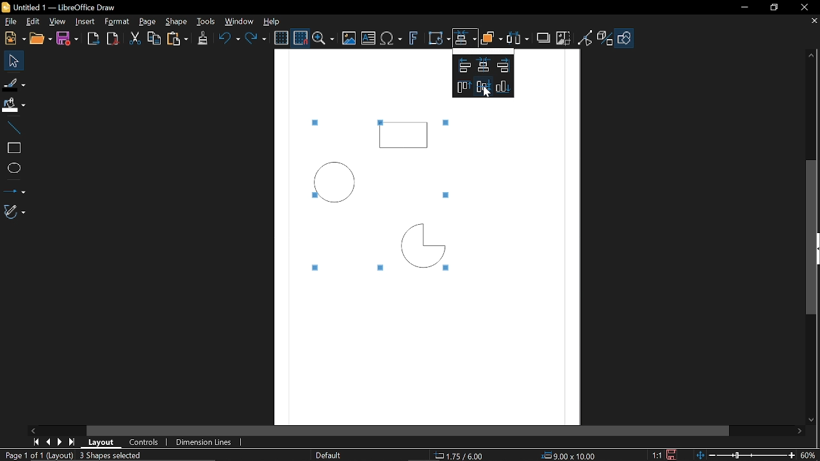 The width and height of the screenshot is (820, 461). I want to click on Tiny square marked around the selected objects, so click(450, 272).